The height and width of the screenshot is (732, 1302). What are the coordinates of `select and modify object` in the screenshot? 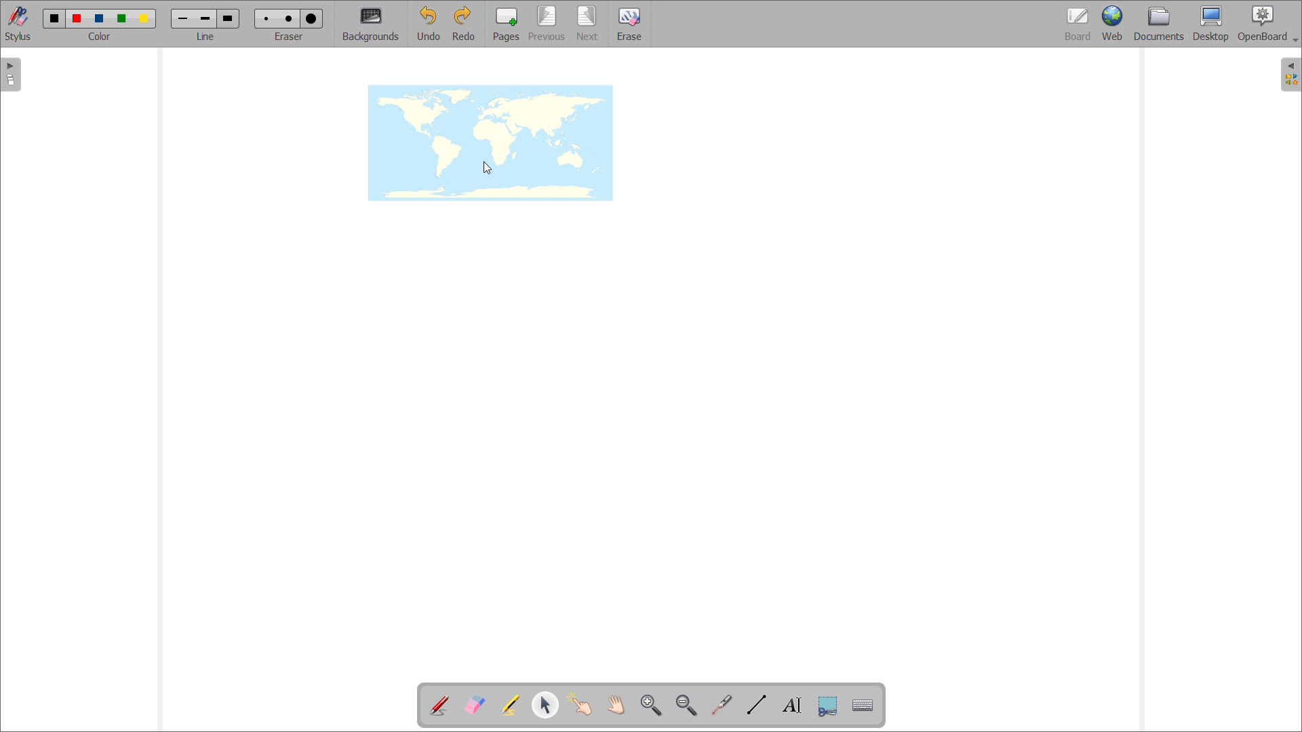 It's located at (545, 706).